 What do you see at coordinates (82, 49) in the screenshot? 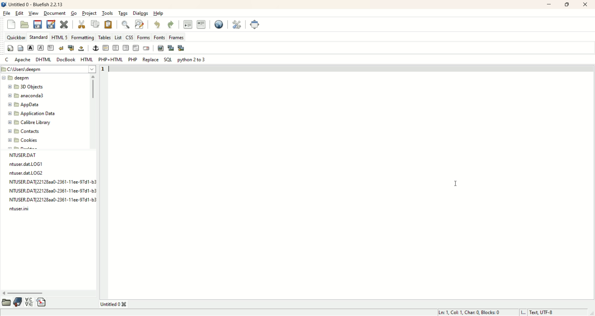
I see `non breaking space` at bounding box center [82, 49].